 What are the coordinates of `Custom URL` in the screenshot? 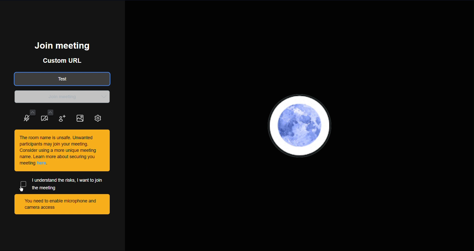 It's located at (63, 60).